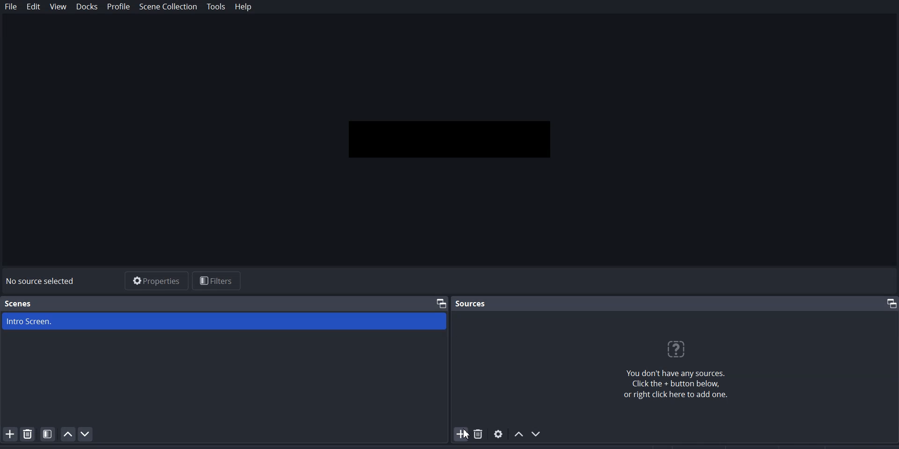  I want to click on Edit, so click(34, 7).